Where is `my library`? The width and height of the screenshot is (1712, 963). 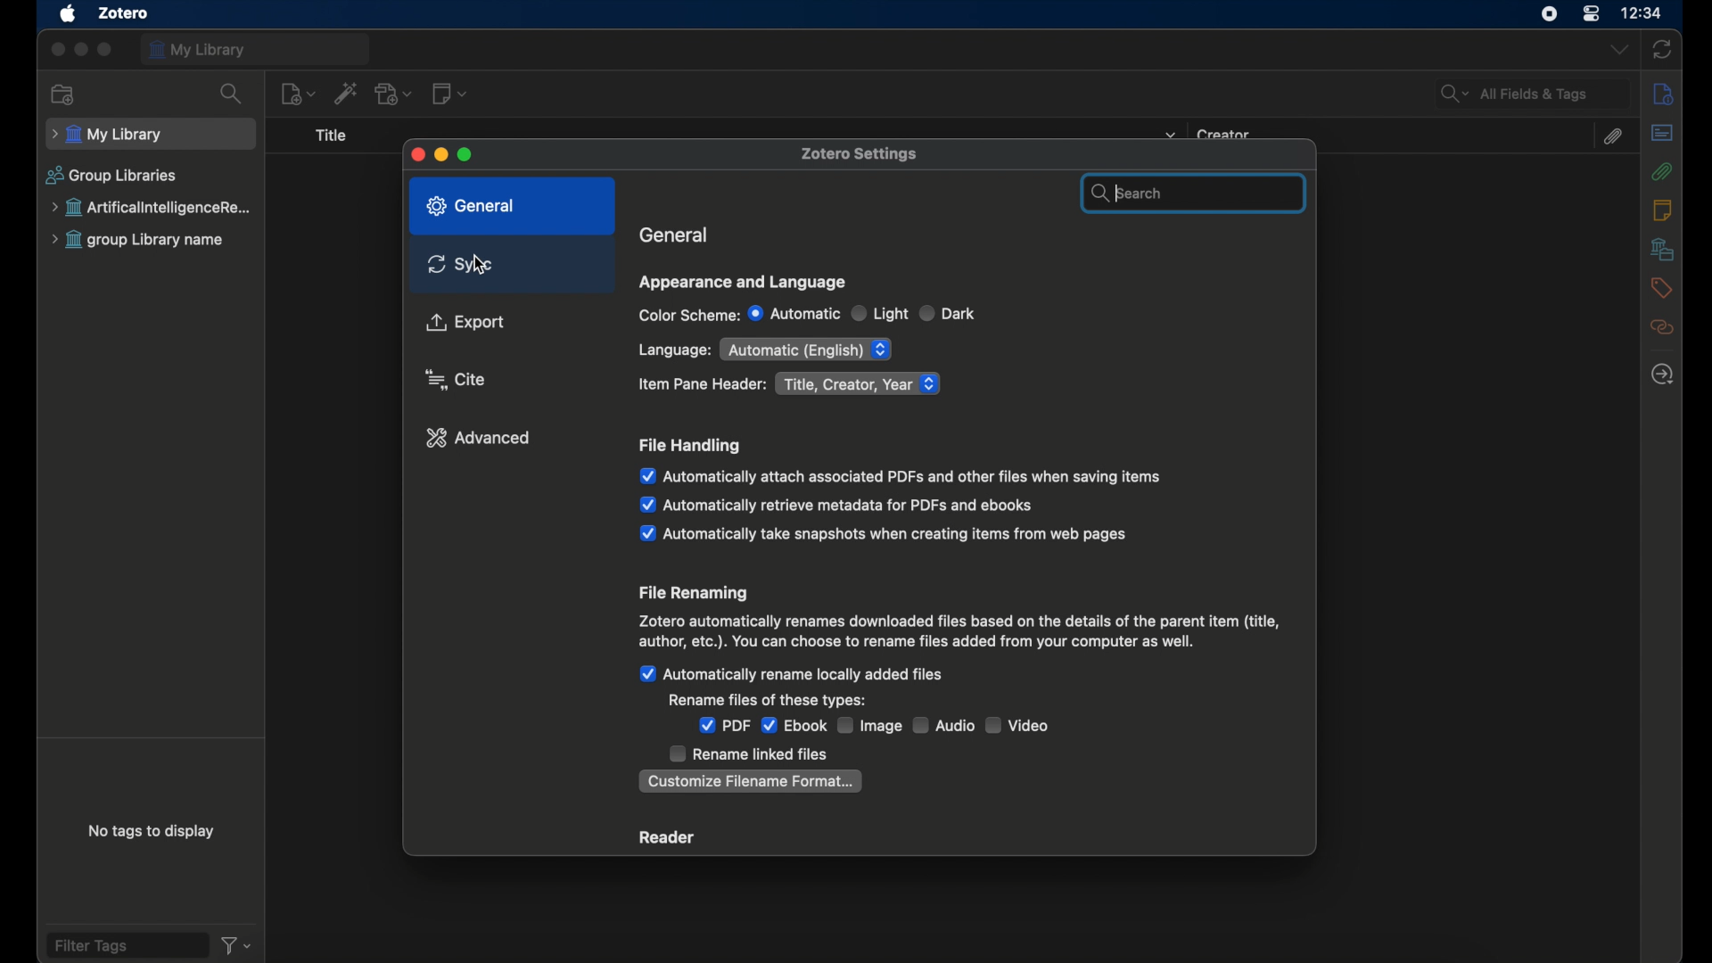
my library is located at coordinates (256, 49).